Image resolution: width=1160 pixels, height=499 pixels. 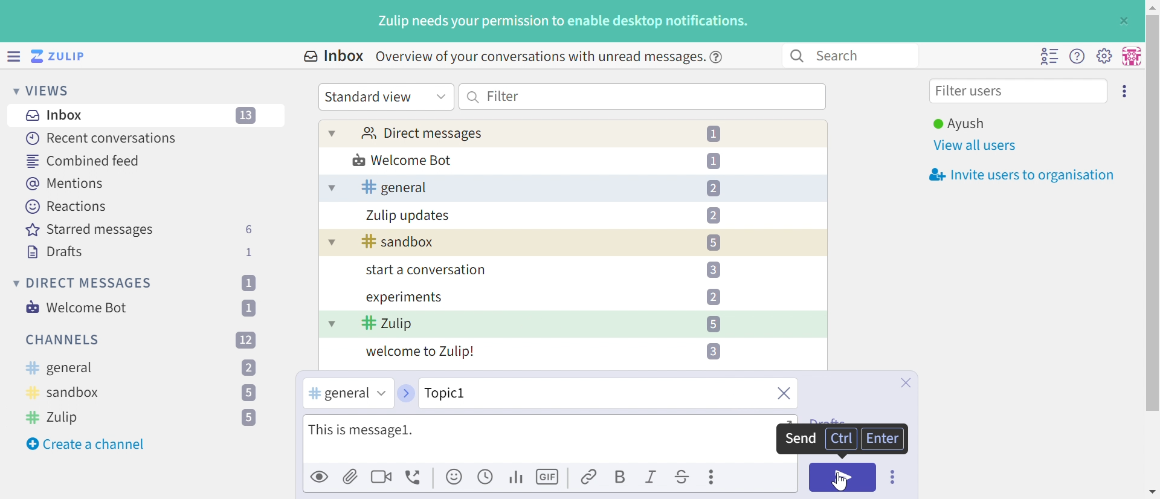 What do you see at coordinates (66, 207) in the screenshot?
I see `Reactions` at bounding box center [66, 207].